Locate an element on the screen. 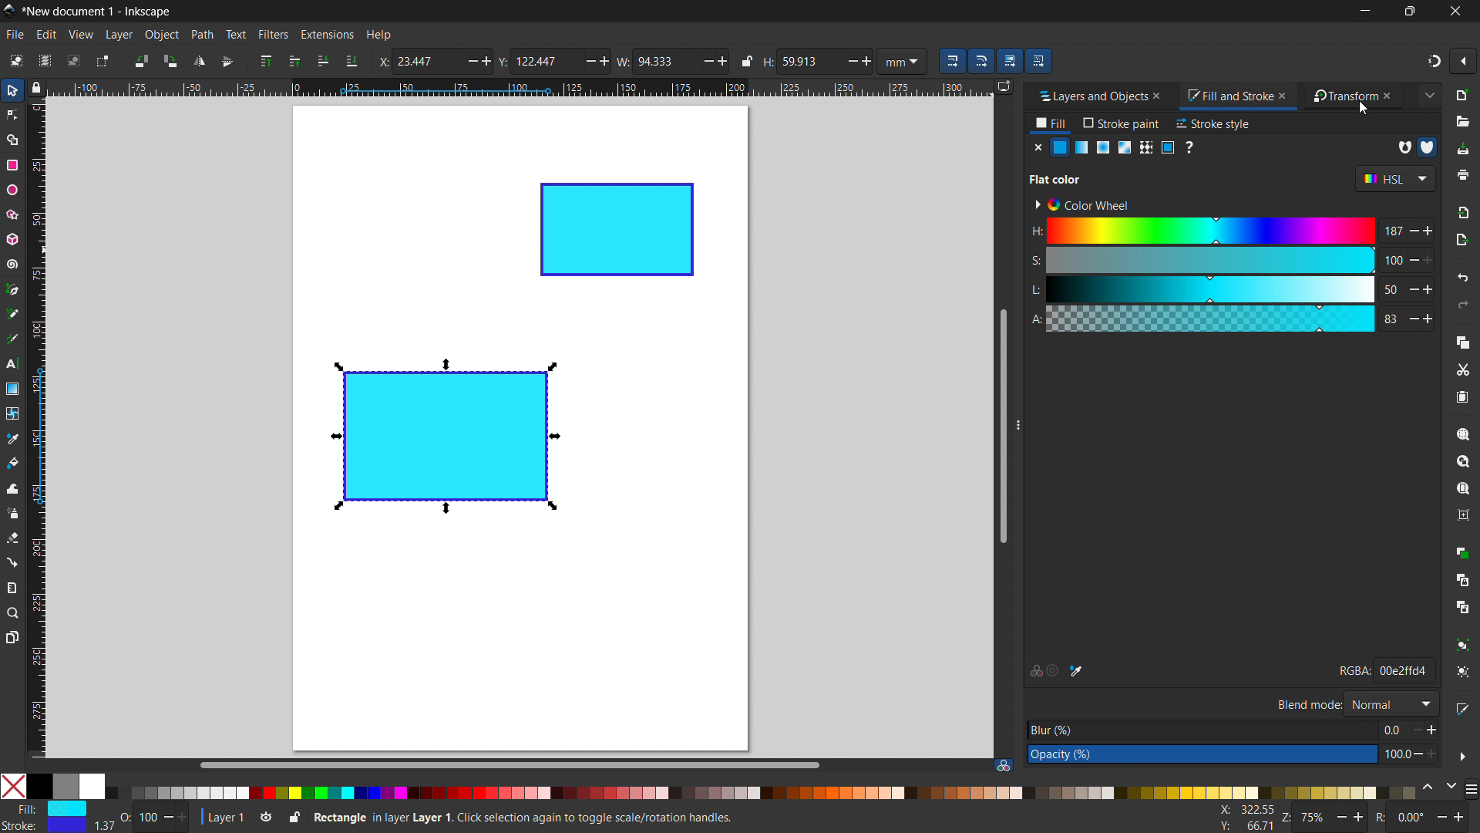 Image resolution: width=1480 pixels, height=833 pixels. fill is solid unless a subpath is counterdirectional is located at coordinates (1428, 147).